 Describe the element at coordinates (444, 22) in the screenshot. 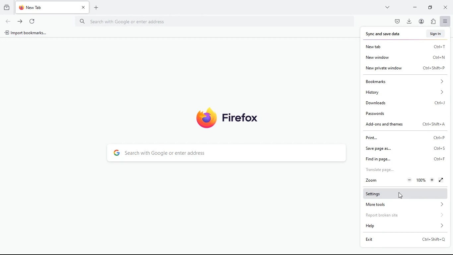

I see `menu` at that location.